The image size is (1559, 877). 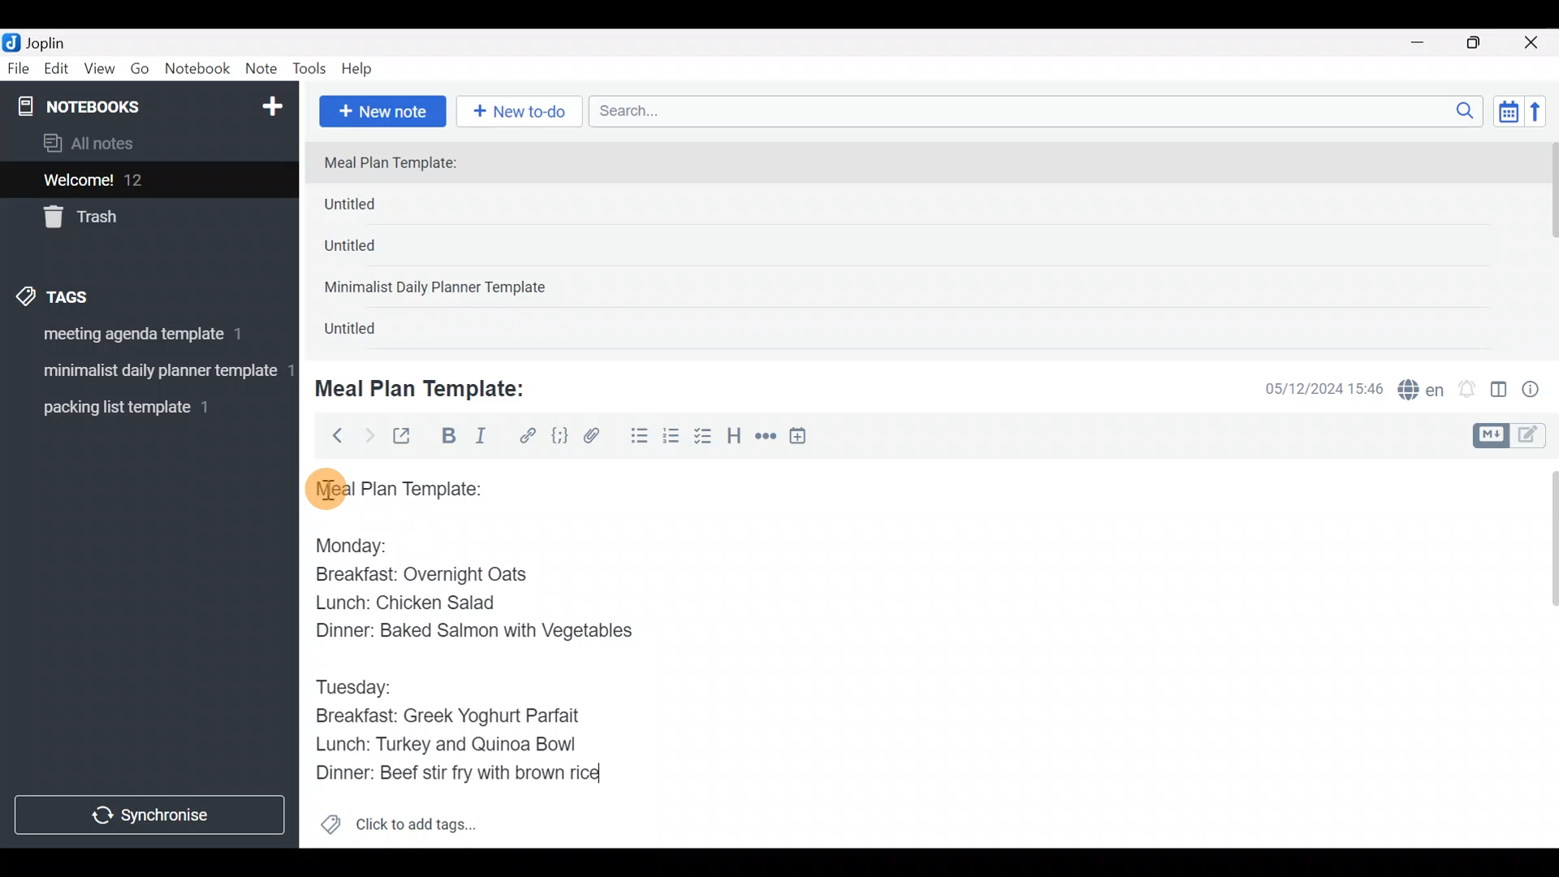 What do you see at coordinates (1311, 388) in the screenshot?
I see `Date & time` at bounding box center [1311, 388].